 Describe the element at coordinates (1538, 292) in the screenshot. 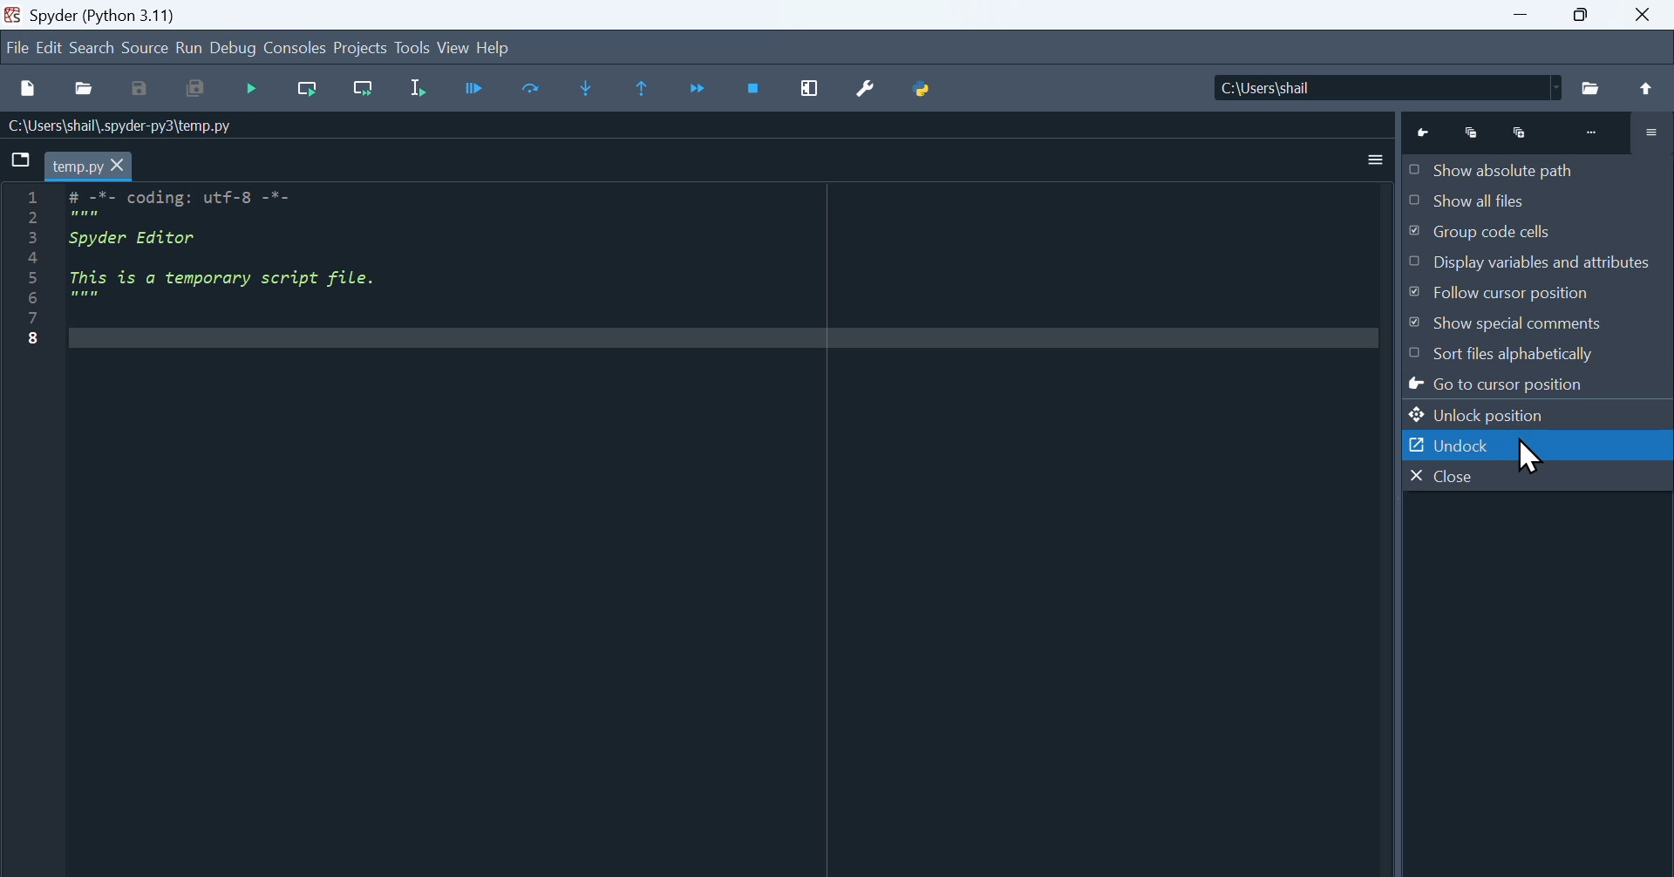

I see `Follow cursor position` at that location.